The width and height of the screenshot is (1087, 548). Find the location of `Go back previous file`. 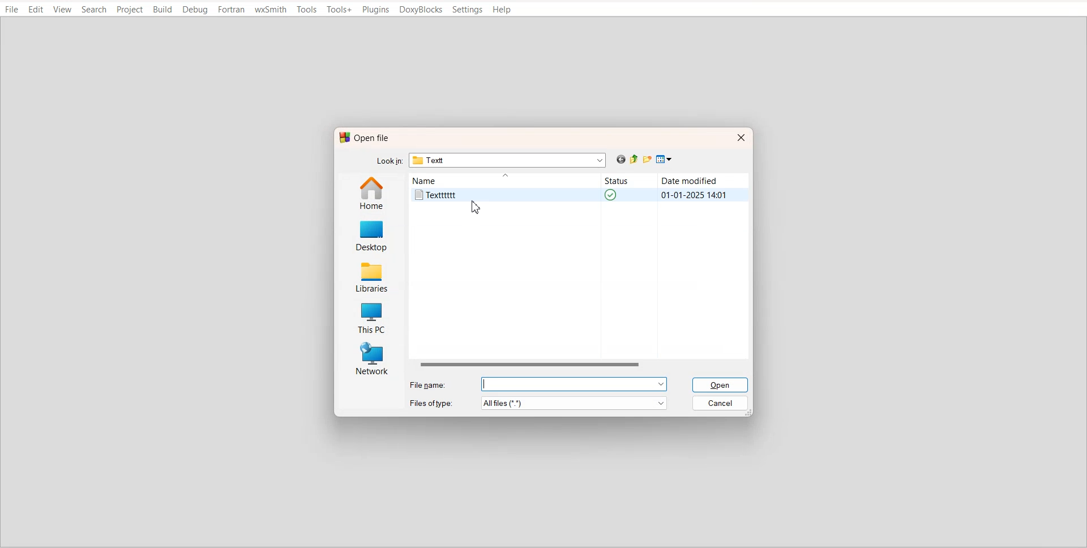

Go back previous file is located at coordinates (620, 160).